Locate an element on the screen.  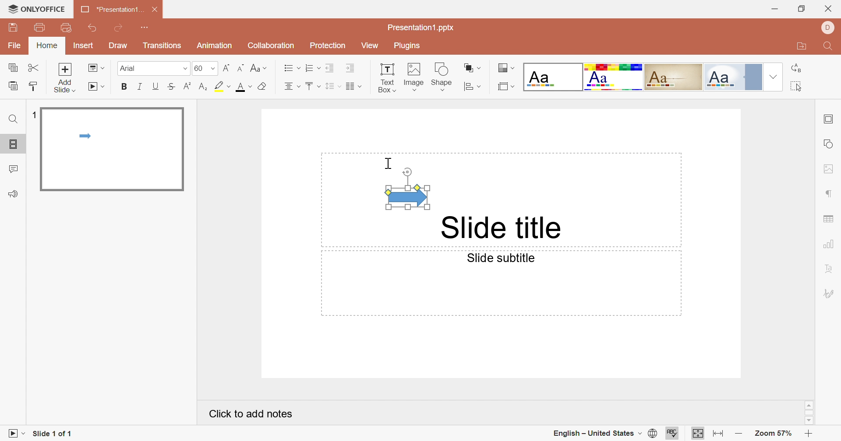
Horizontal align is located at coordinates (292, 87).